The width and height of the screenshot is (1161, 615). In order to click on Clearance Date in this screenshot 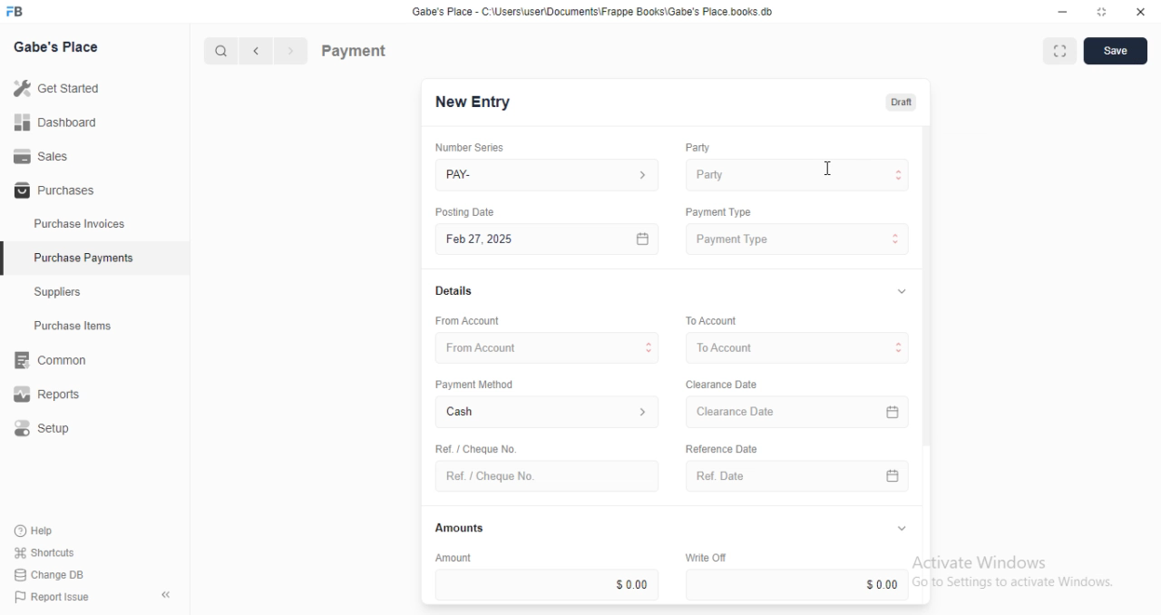, I will do `click(800, 413)`.